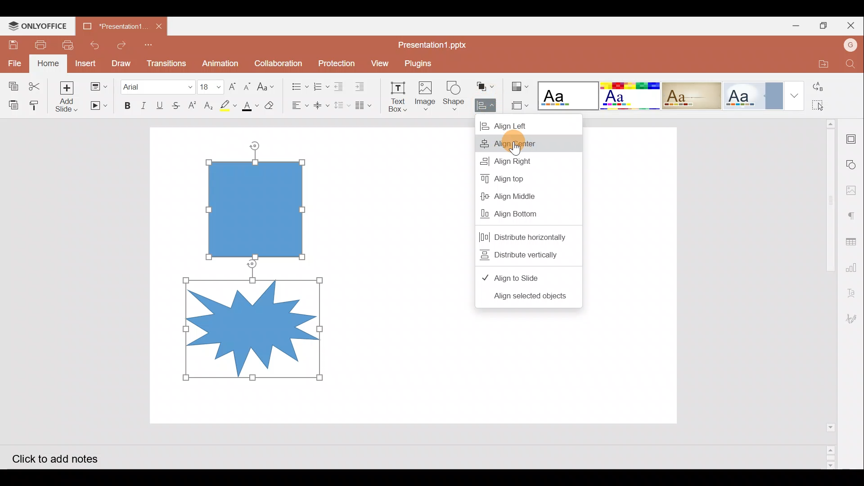 The height and width of the screenshot is (486, 864). I want to click on View, so click(378, 63).